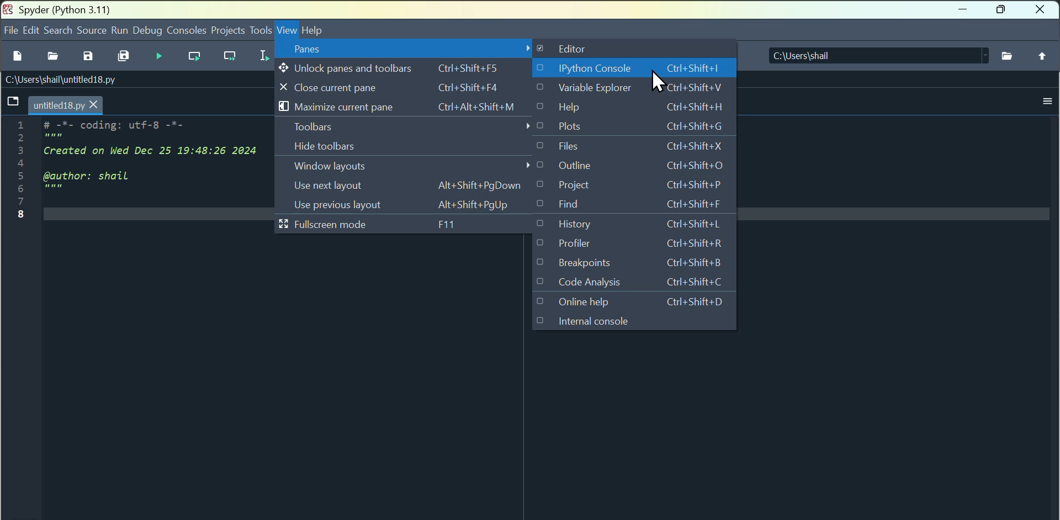  Describe the element at coordinates (56, 8) in the screenshot. I see `Spyder (Python 3.11)` at that location.